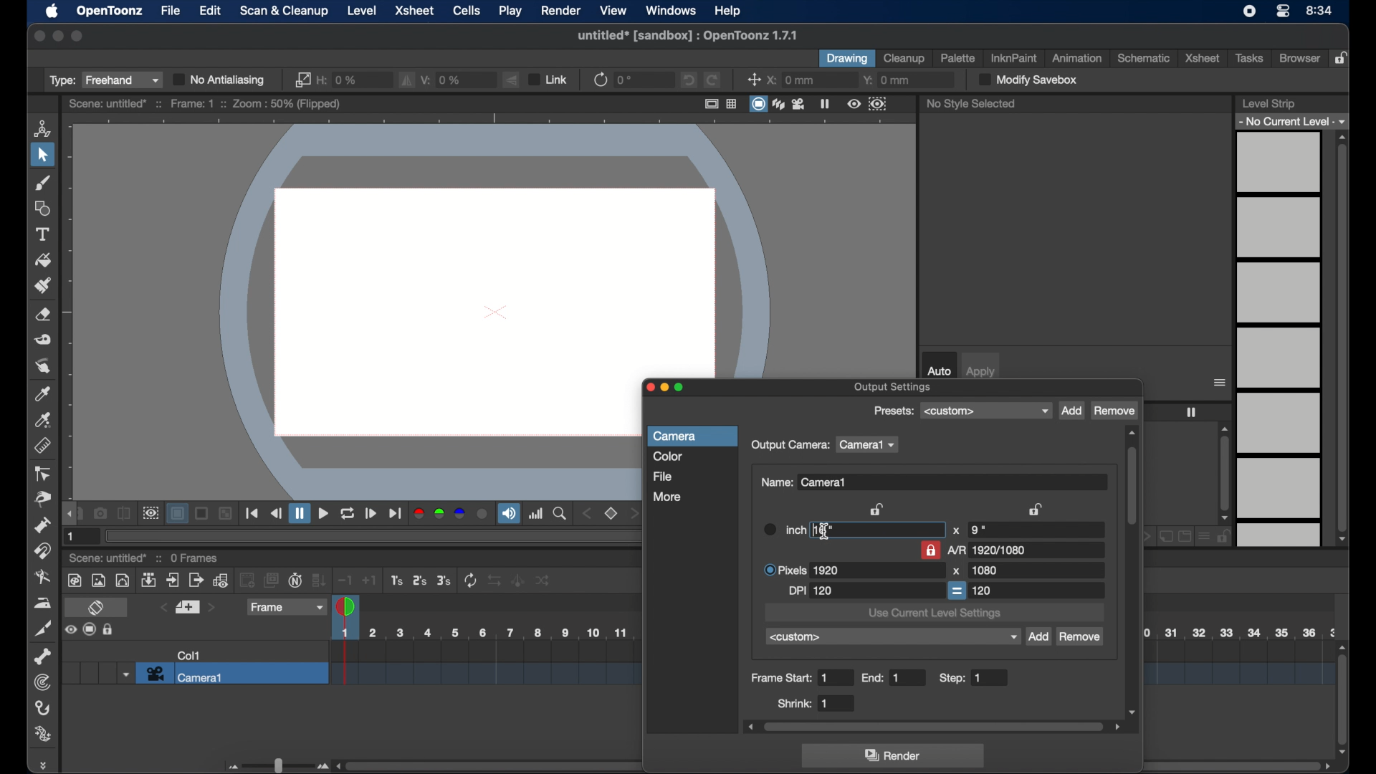 The height and width of the screenshot is (774, 1376). What do you see at coordinates (407, 80) in the screenshot?
I see `fill horizontally` at bounding box center [407, 80].